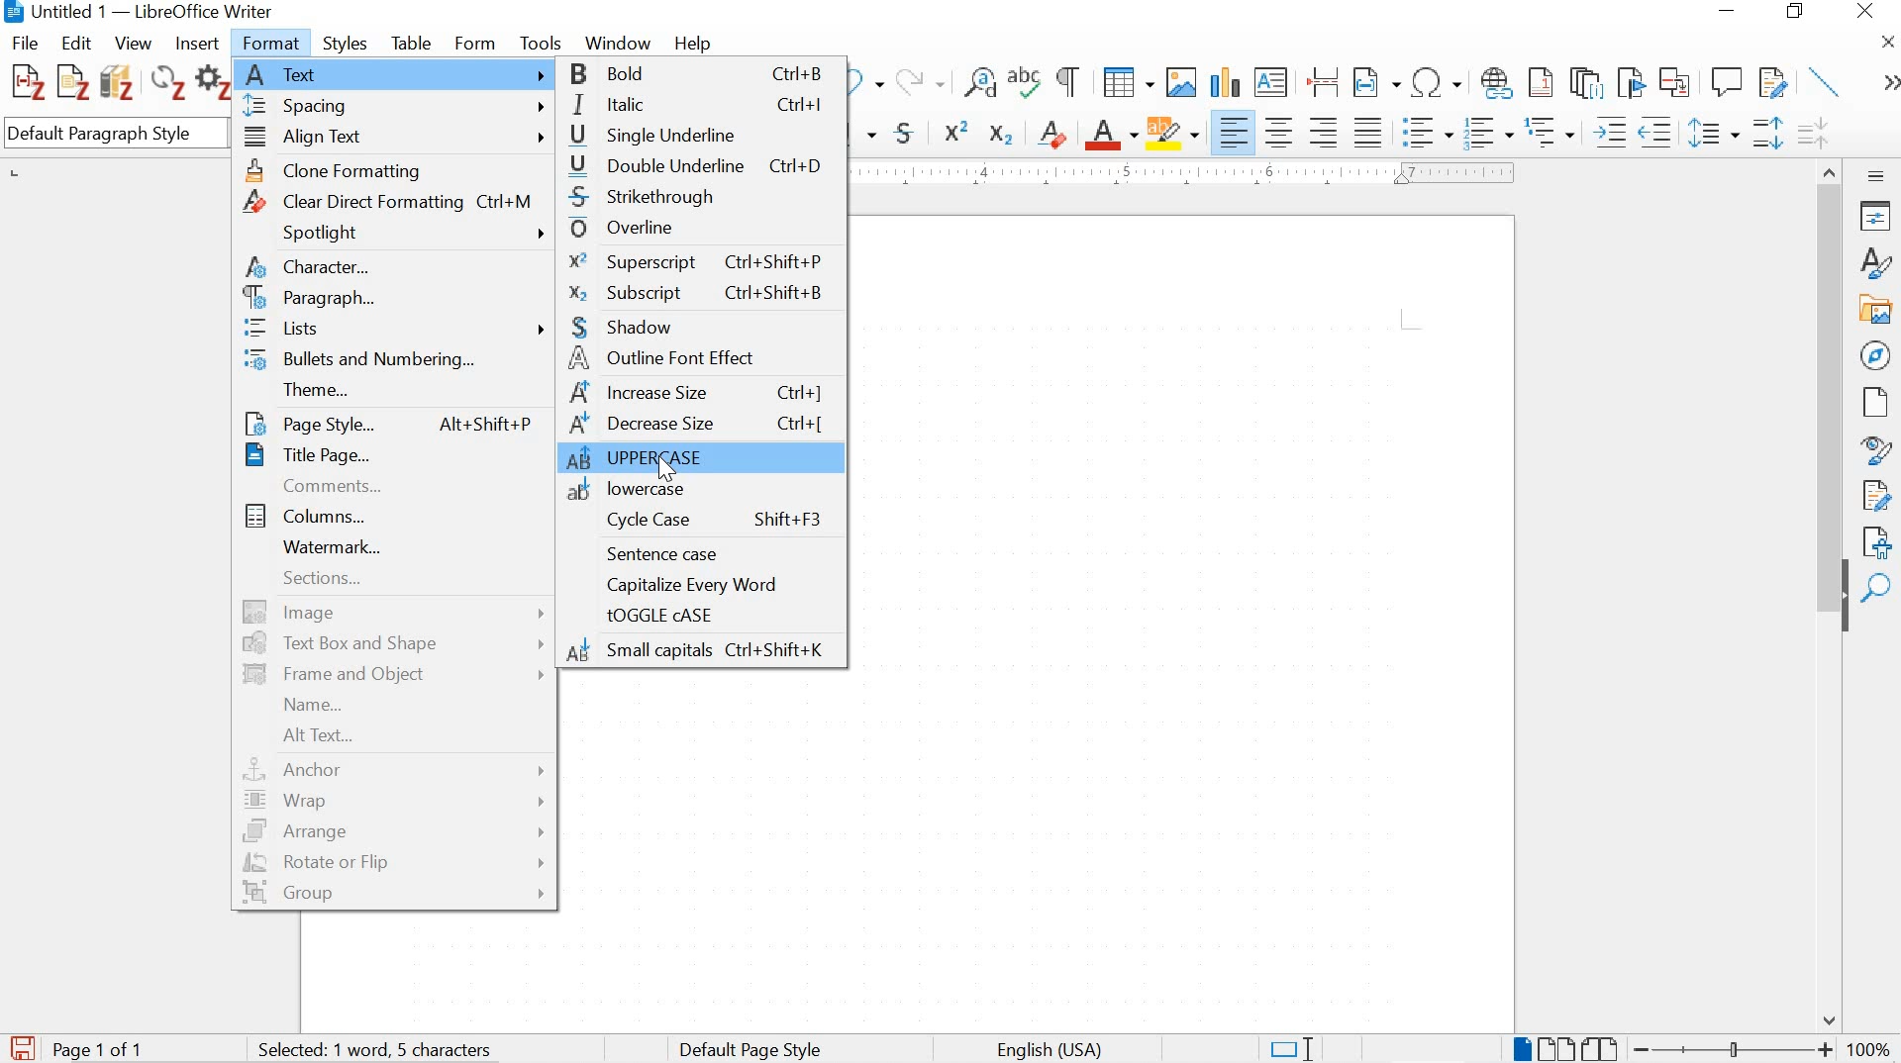 The width and height of the screenshot is (1901, 1063). What do you see at coordinates (213, 85) in the screenshot?
I see `set document preferences` at bounding box center [213, 85].